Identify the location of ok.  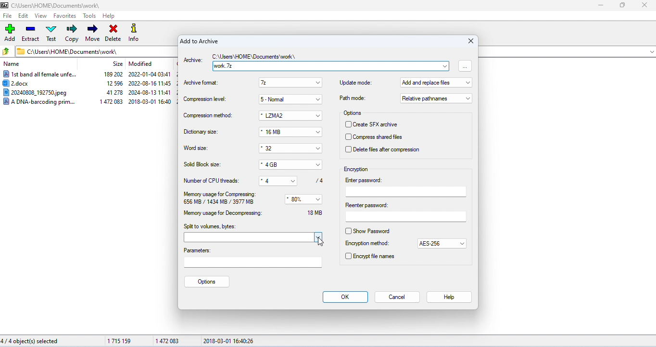
(345, 297).